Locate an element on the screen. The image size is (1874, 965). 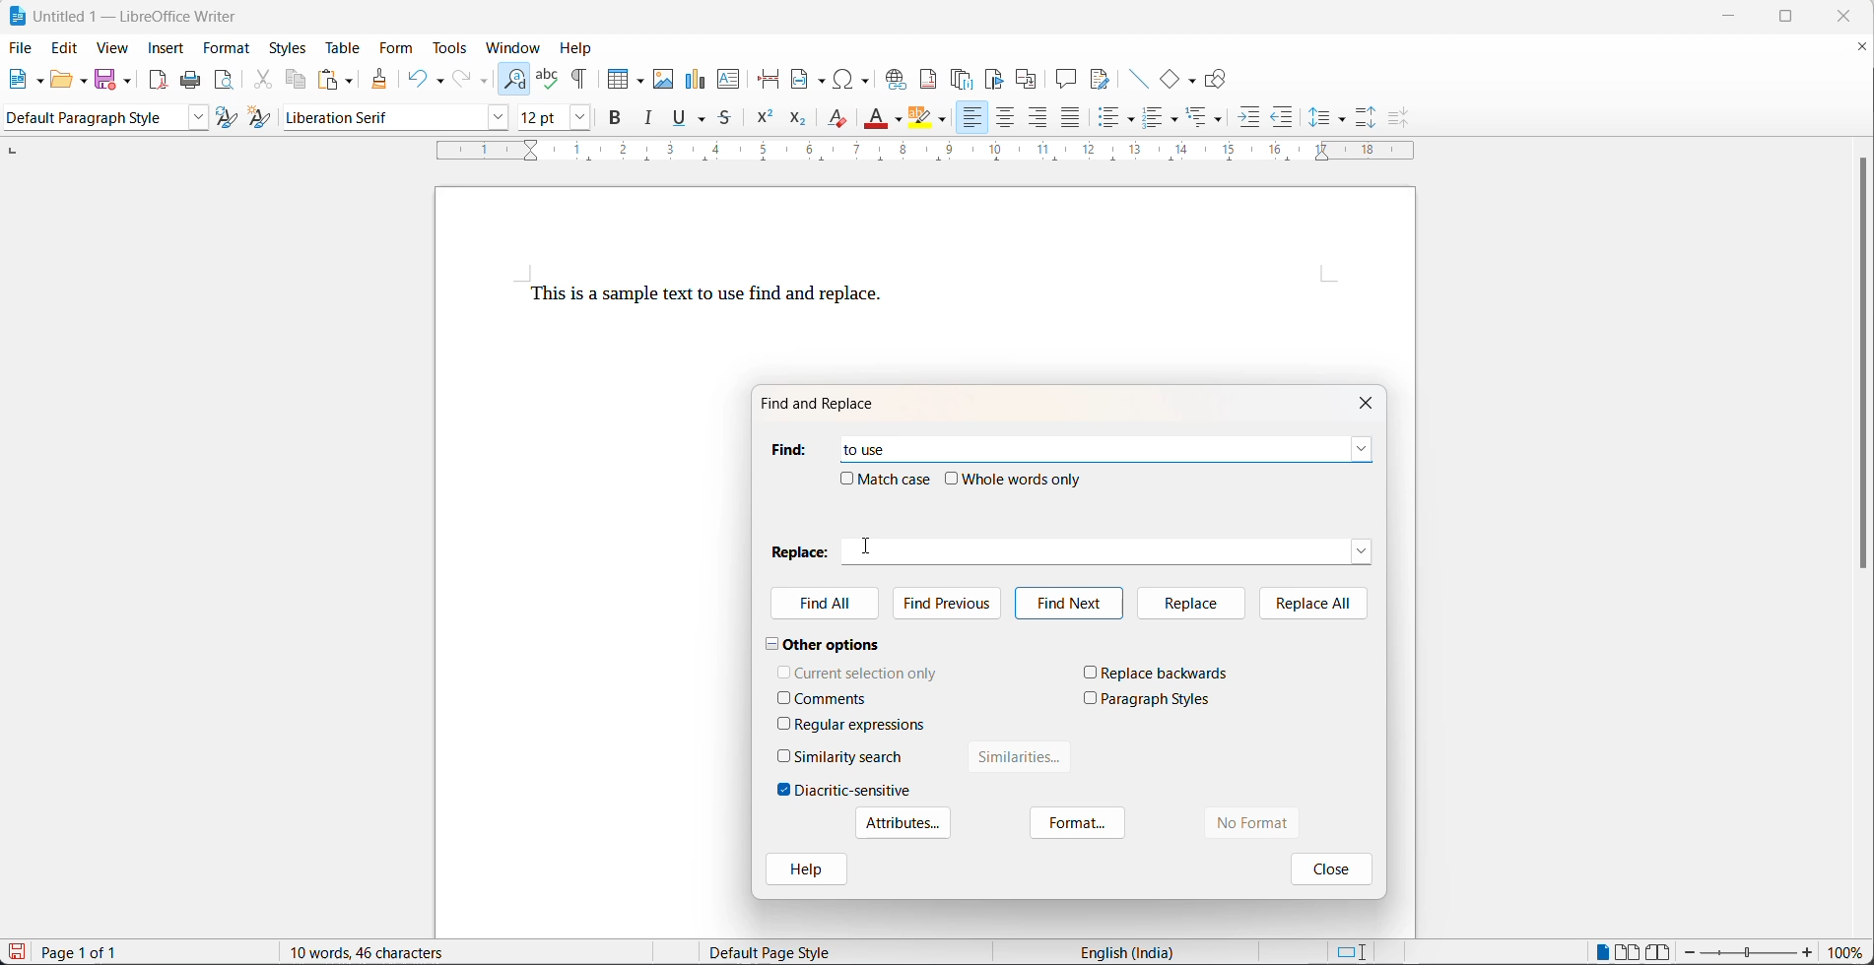
styles is located at coordinates (288, 47).